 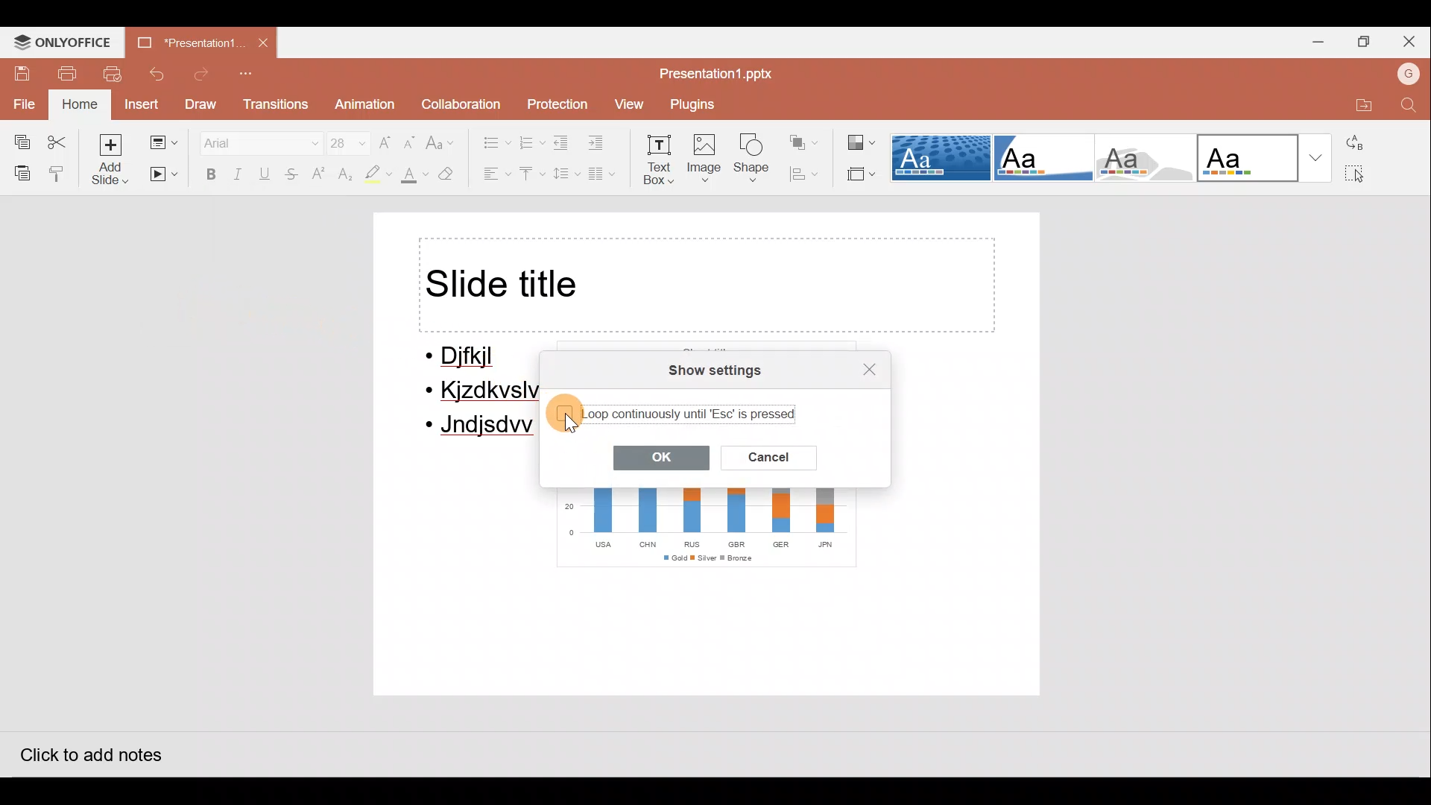 What do you see at coordinates (1409, 39) in the screenshot?
I see `Close` at bounding box center [1409, 39].